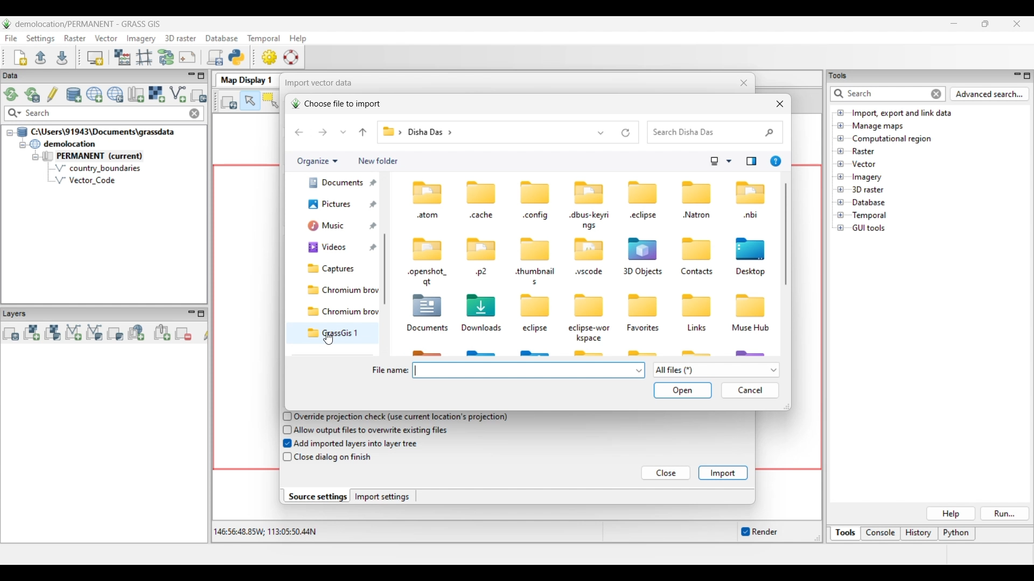 The height and width of the screenshot is (581, 1034). What do you see at coordinates (10, 133) in the screenshot?
I see `Collapse file thread ` at bounding box center [10, 133].